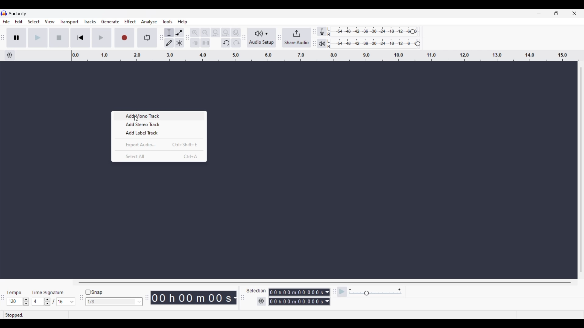 This screenshot has width=584, height=328. Describe the element at coordinates (179, 32) in the screenshot. I see `Envelop tool` at that location.